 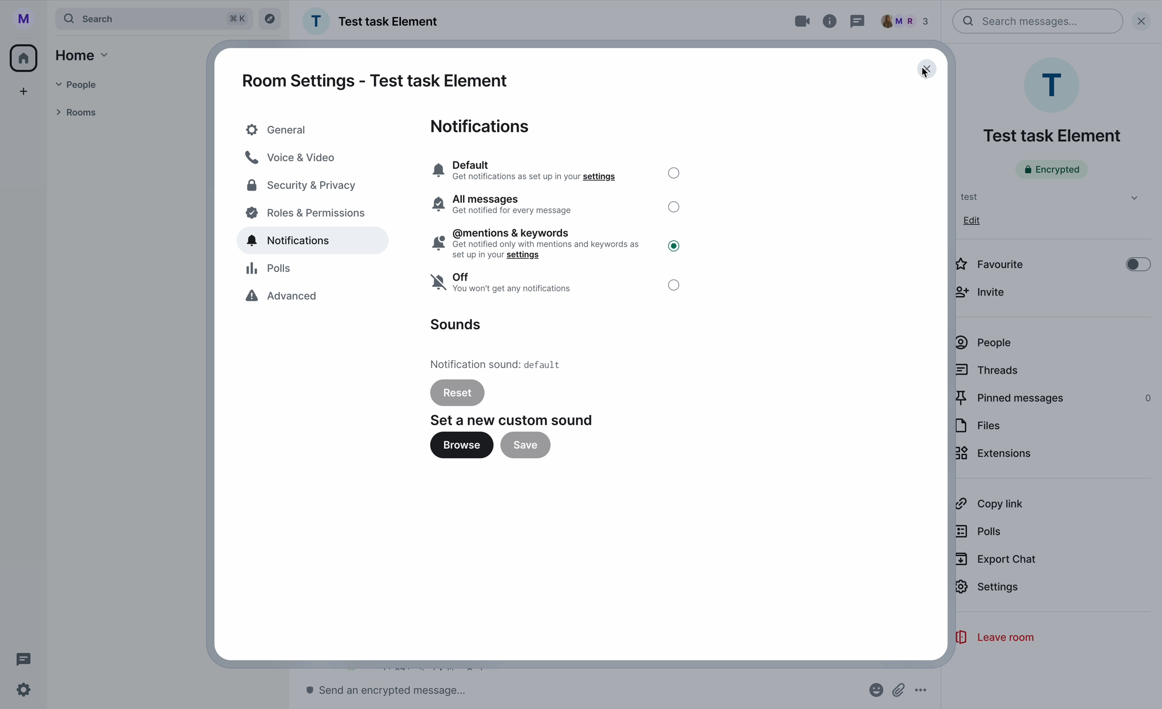 I want to click on more options, so click(x=921, y=691).